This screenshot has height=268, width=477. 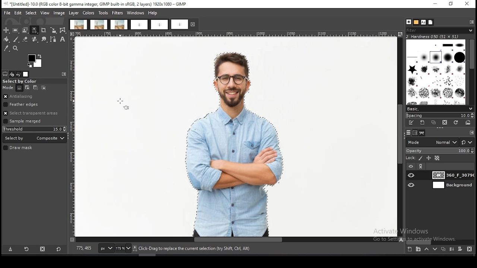 I want to click on eraser tool, so click(x=25, y=39).